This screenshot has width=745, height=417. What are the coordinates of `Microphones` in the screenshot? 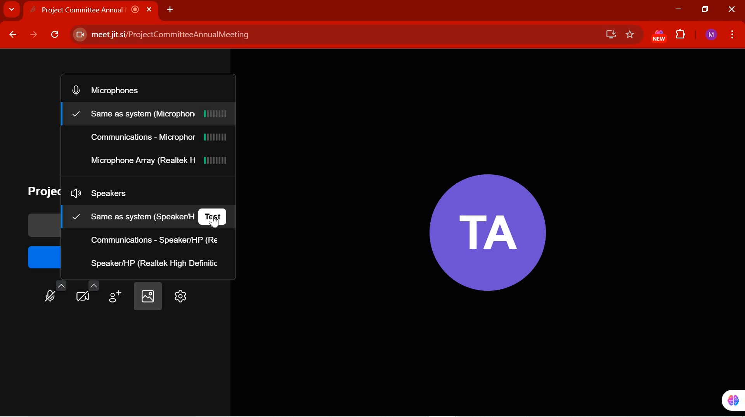 It's located at (114, 90).